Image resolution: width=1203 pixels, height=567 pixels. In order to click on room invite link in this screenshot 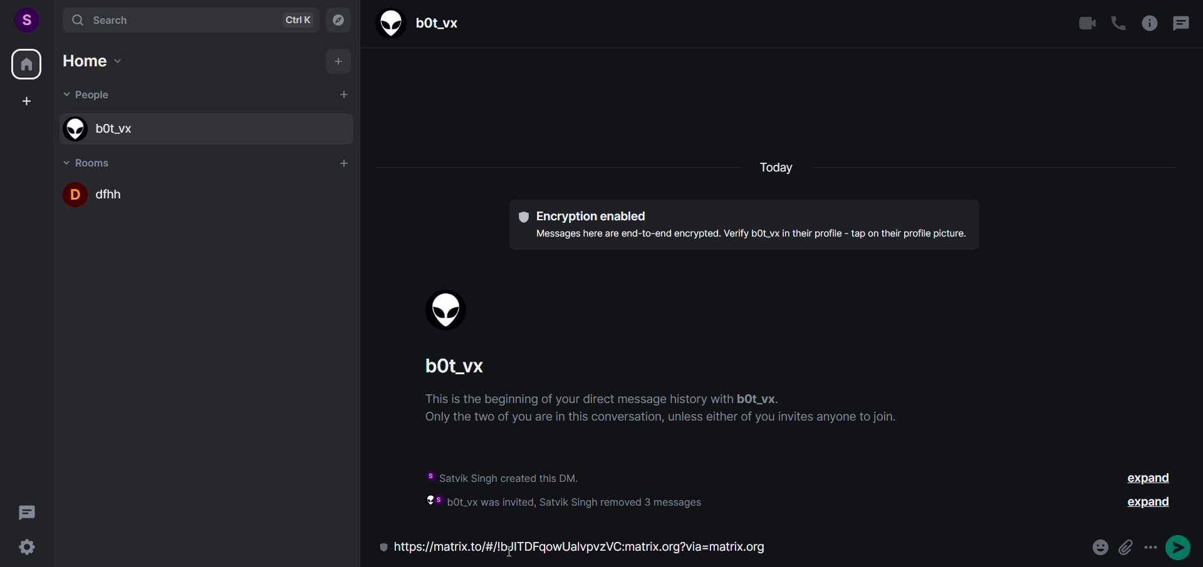, I will do `click(591, 547)`.